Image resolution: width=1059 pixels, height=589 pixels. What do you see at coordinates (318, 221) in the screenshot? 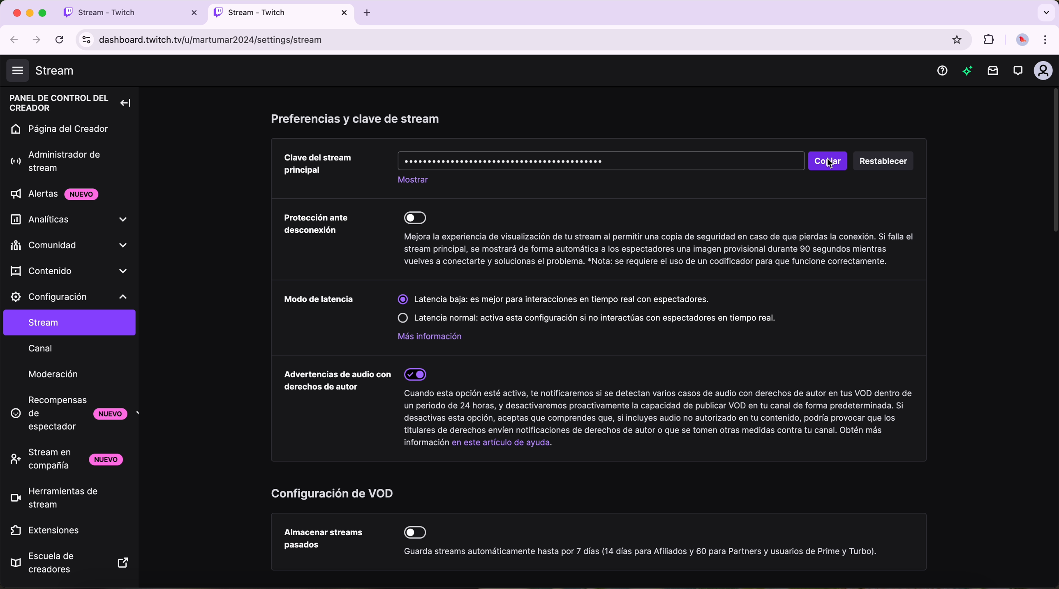
I see `disconnect protection` at bounding box center [318, 221].